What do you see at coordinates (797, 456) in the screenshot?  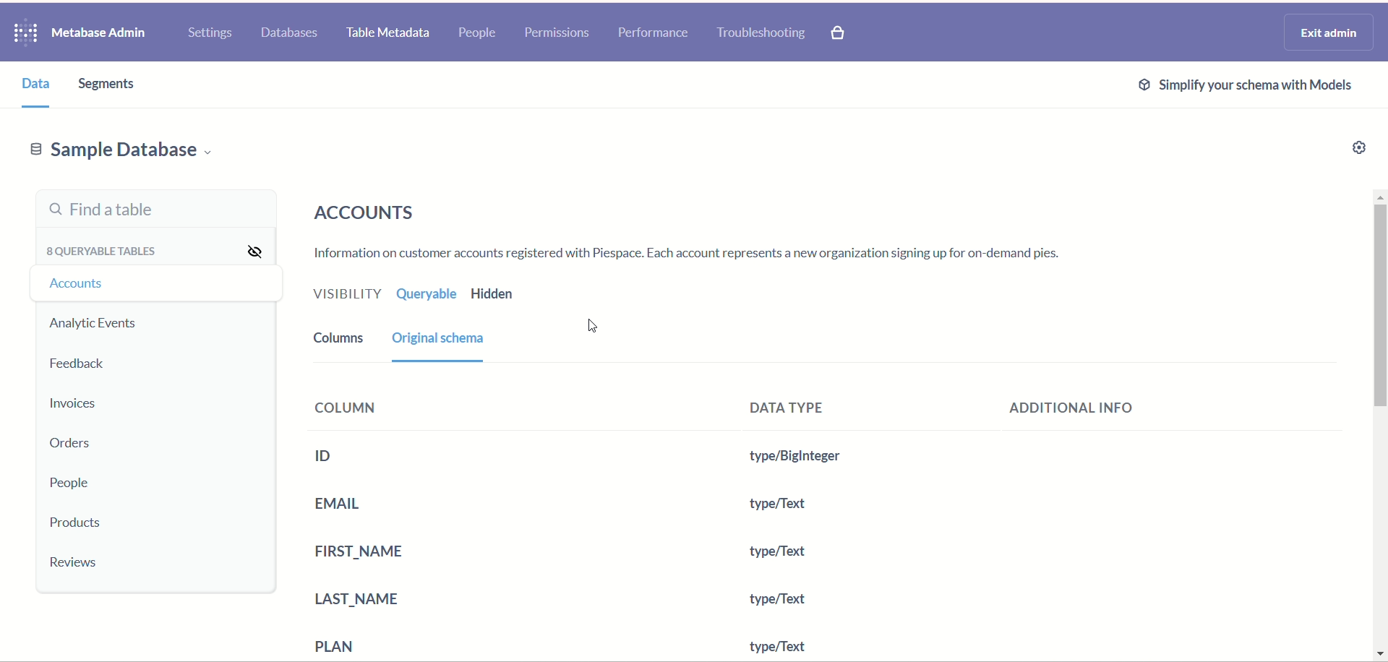 I see `type/Text` at bounding box center [797, 456].